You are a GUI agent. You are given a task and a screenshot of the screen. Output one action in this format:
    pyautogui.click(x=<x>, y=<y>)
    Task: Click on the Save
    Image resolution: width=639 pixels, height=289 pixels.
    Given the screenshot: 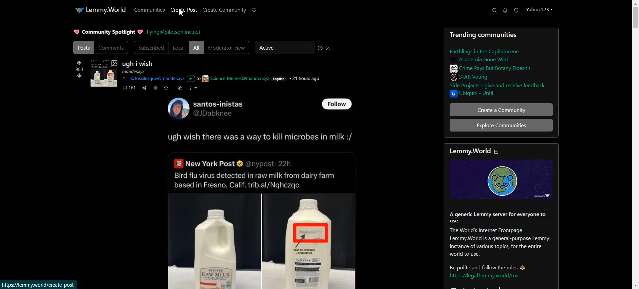 What is the action you would take?
    pyautogui.click(x=166, y=88)
    